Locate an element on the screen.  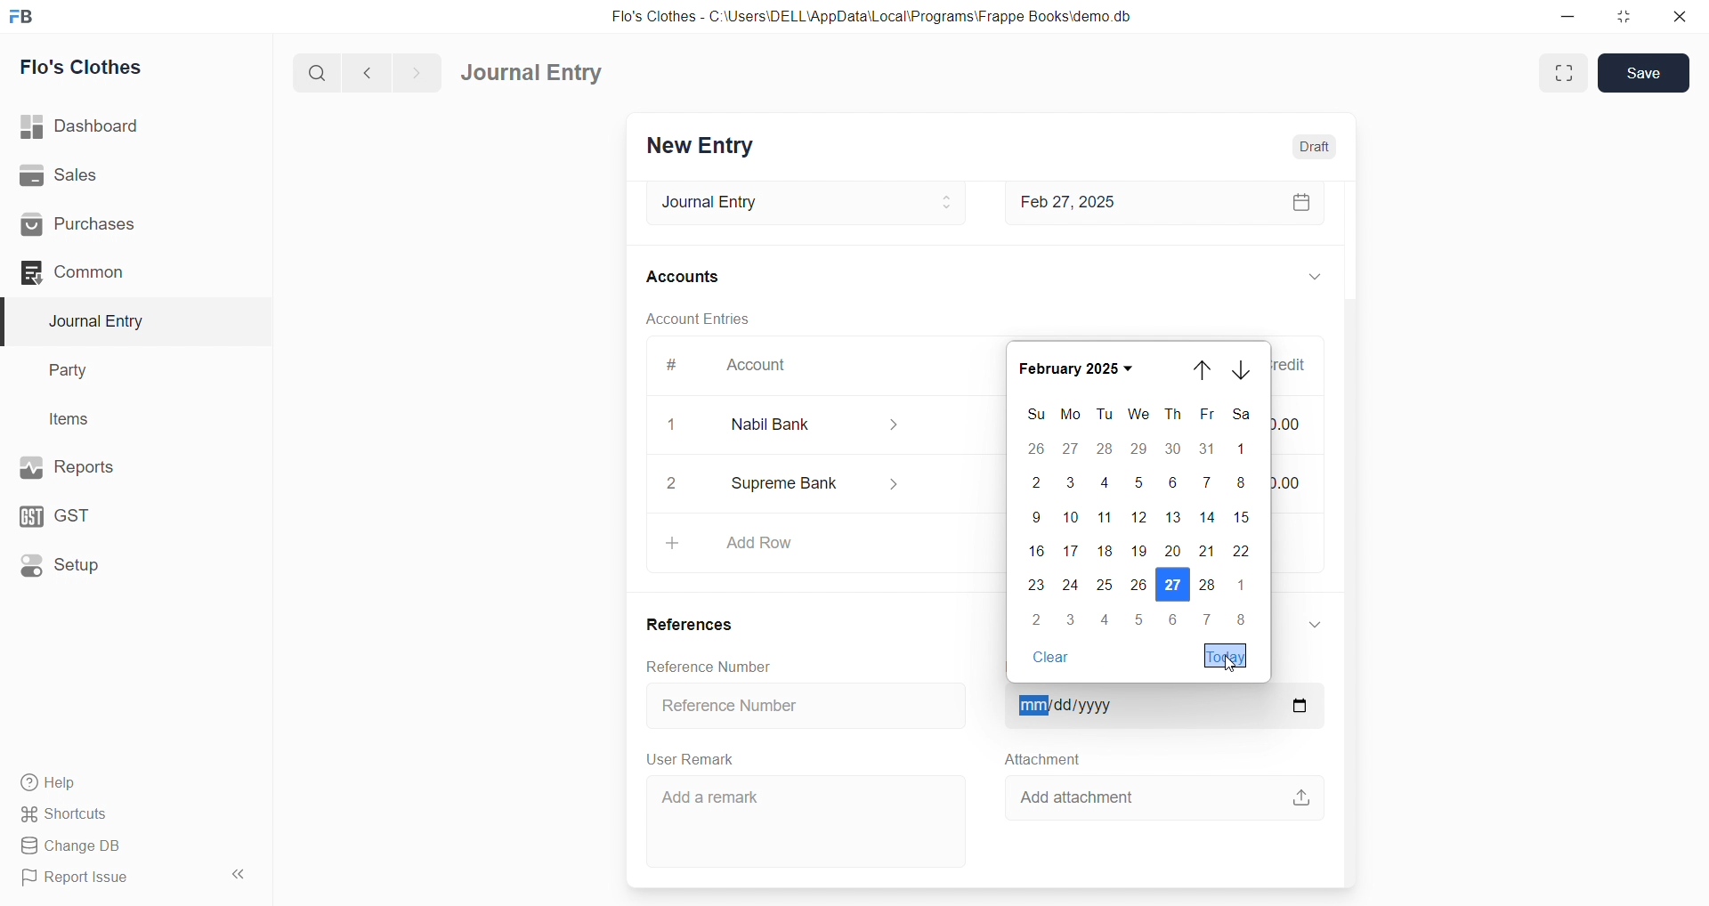
2 is located at coordinates (1035, 482).